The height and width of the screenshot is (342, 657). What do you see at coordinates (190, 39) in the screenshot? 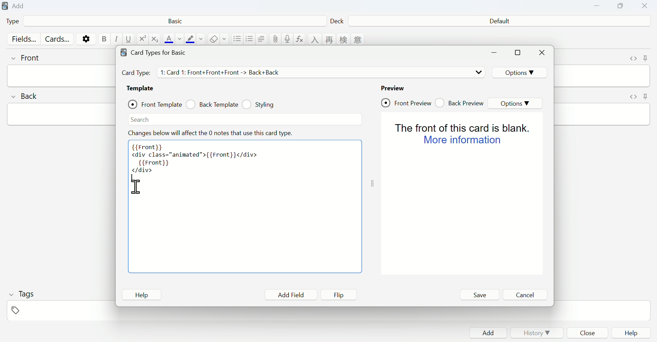
I see `text highlight color` at bounding box center [190, 39].